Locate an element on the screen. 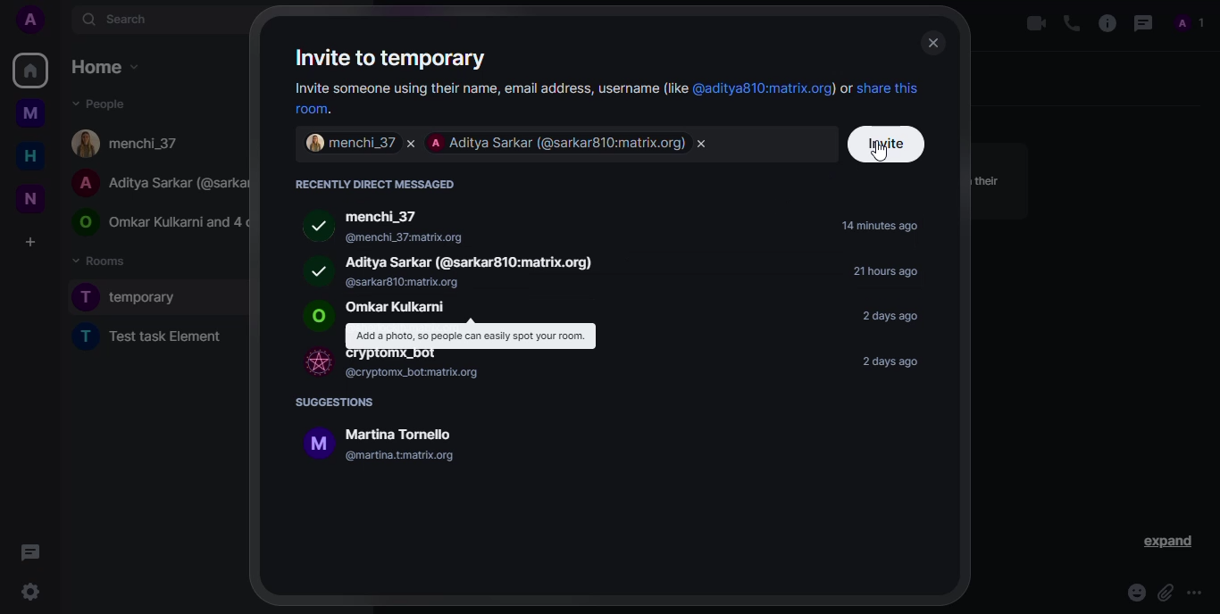  video call is located at coordinates (1027, 24).